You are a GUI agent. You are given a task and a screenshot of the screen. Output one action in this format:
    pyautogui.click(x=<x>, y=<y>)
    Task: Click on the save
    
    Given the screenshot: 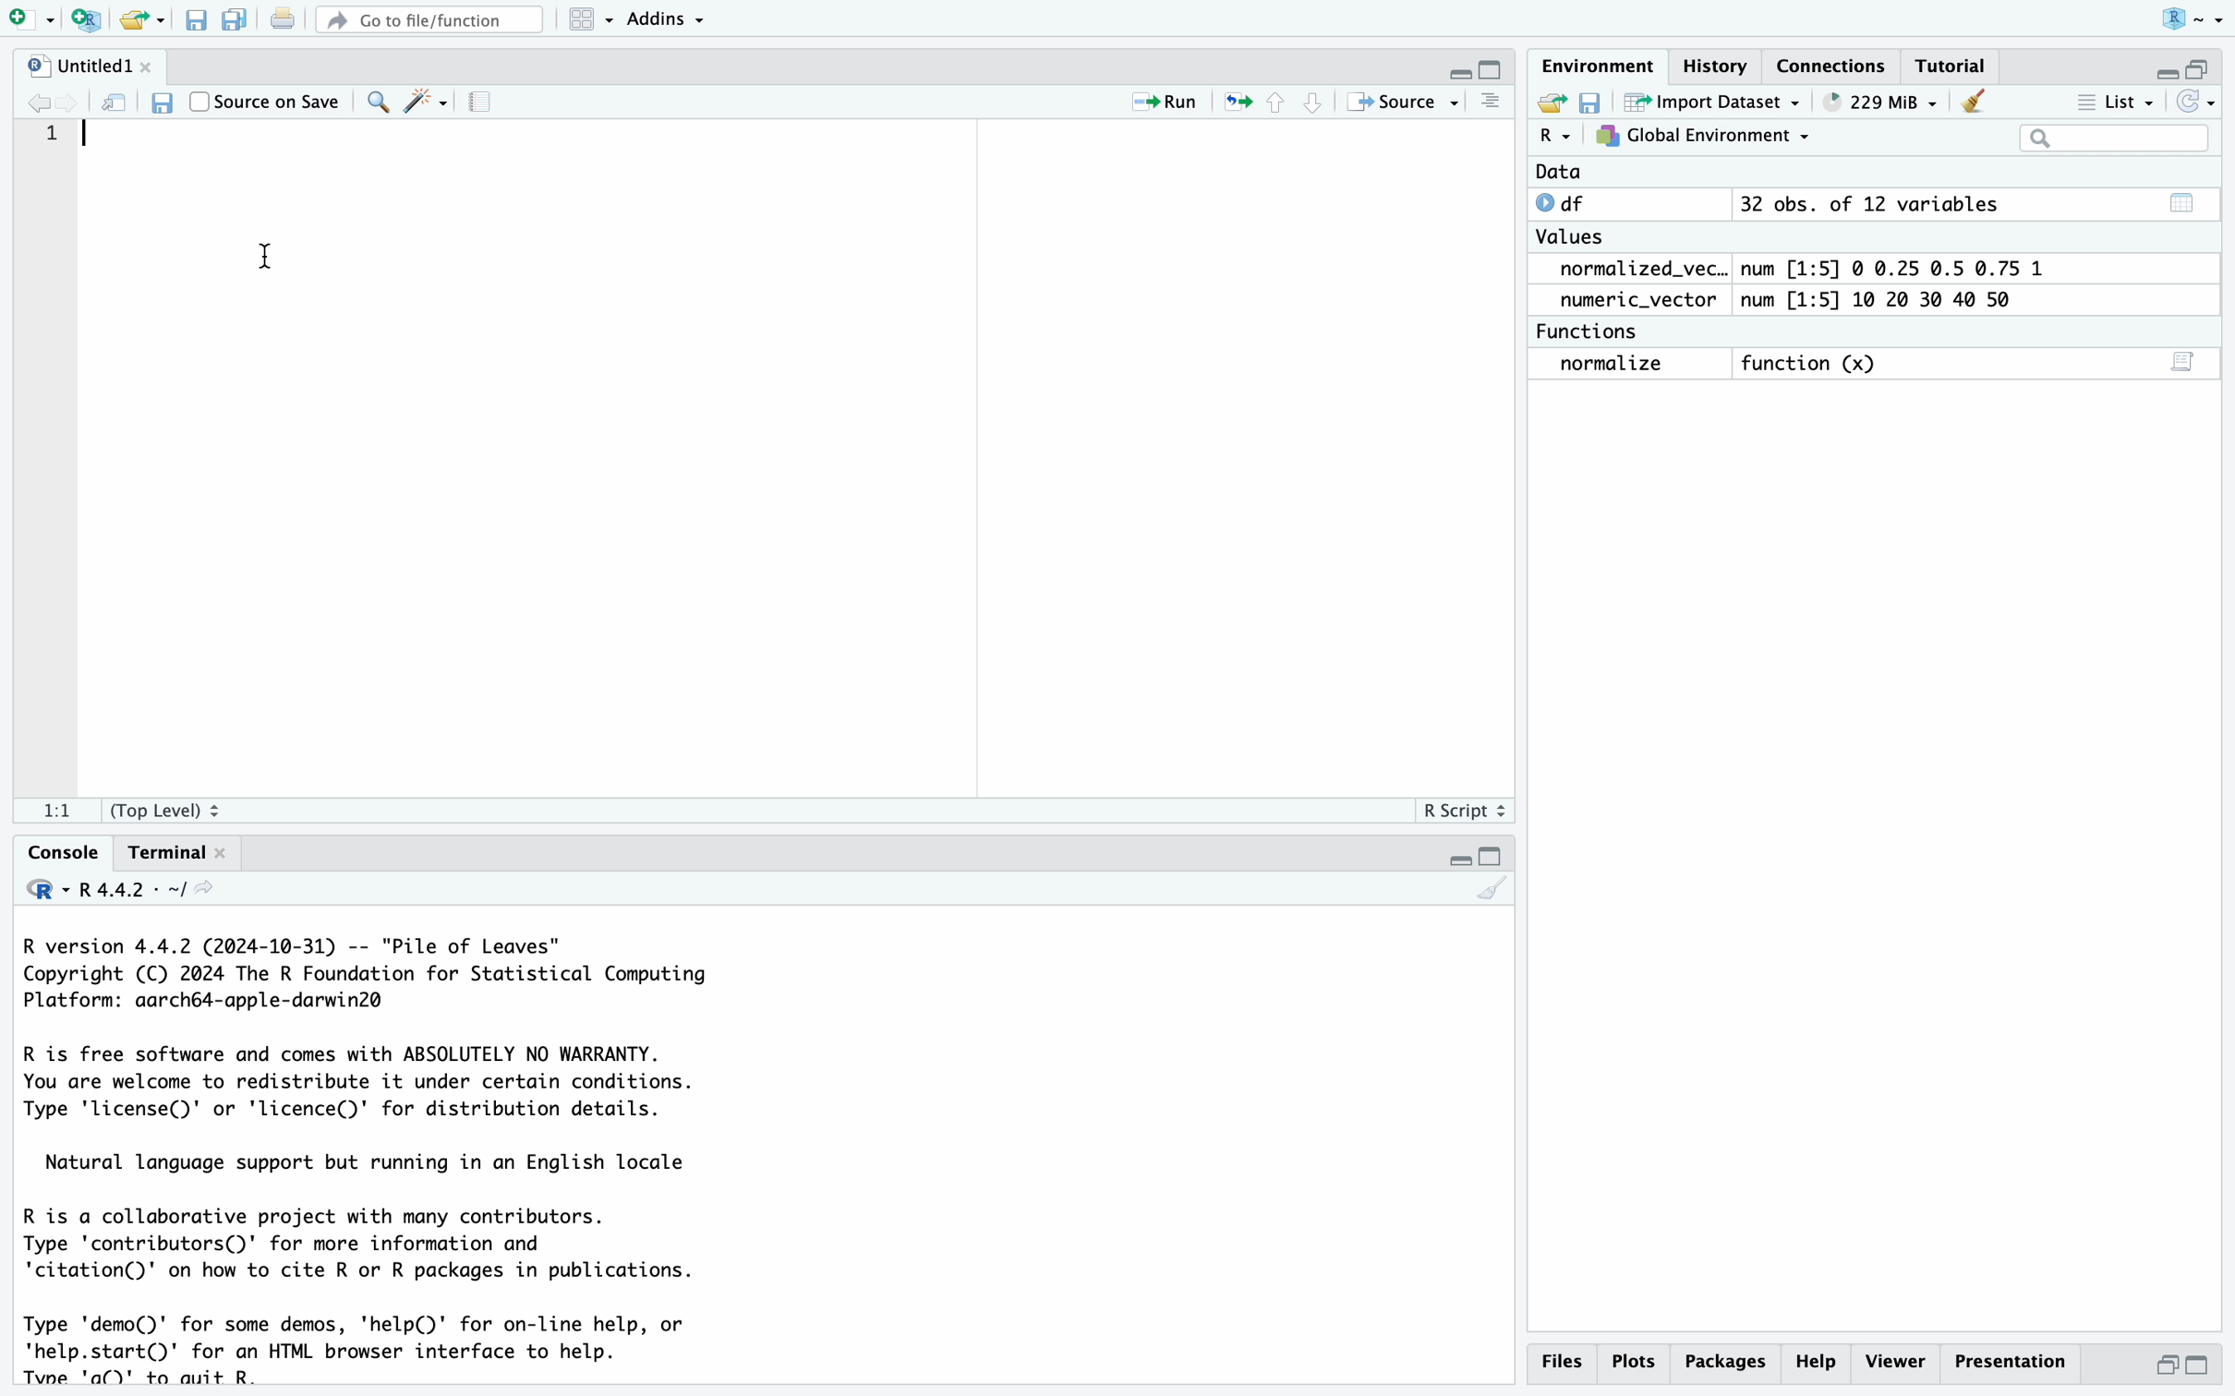 What is the action you would take?
    pyautogui.click(x=197, y=23)
    